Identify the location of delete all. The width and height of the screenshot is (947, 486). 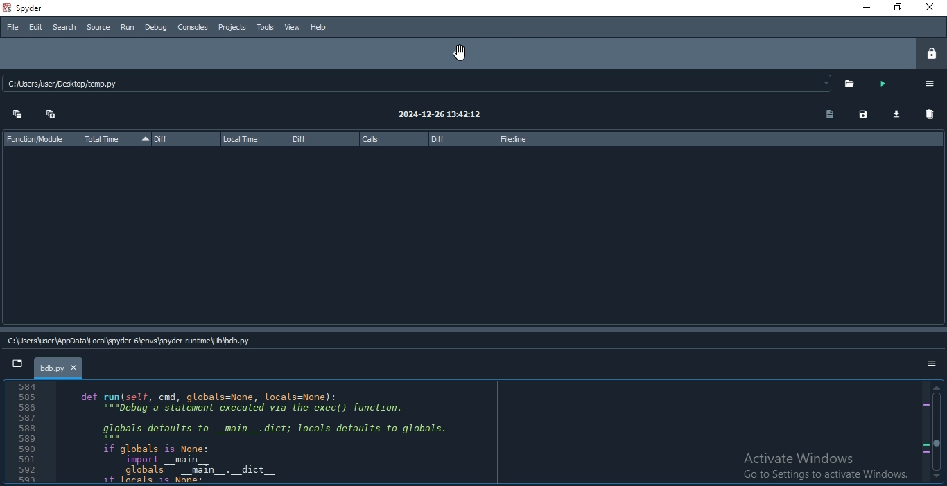
(928, 113).